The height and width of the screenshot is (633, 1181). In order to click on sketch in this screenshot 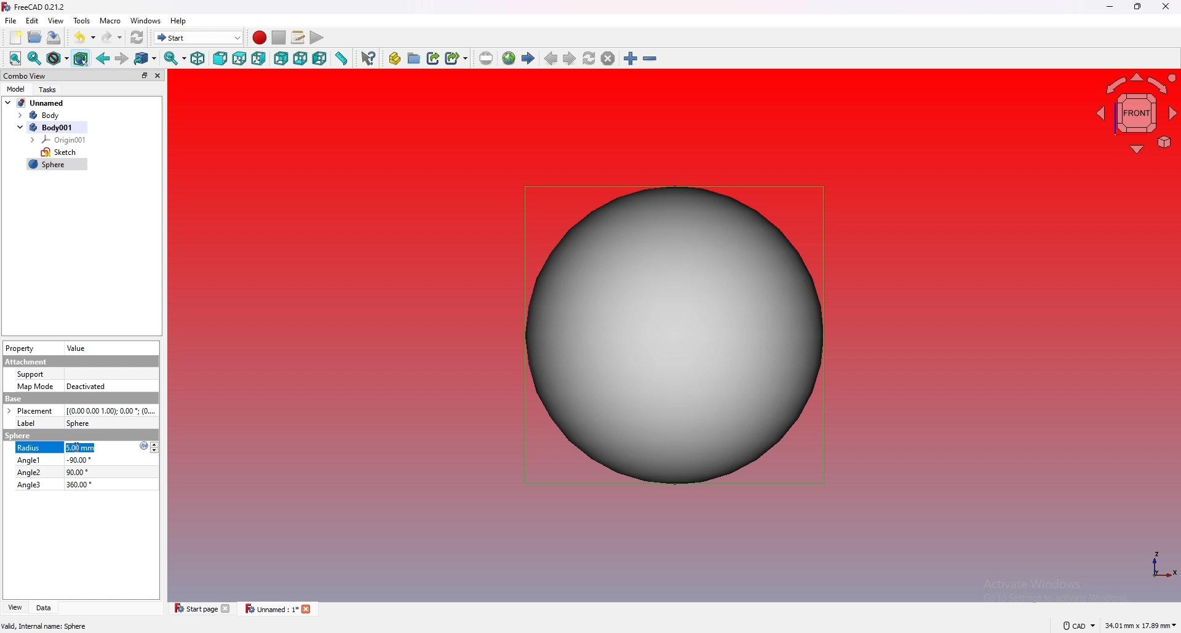, I will do `click(59, 152)`.